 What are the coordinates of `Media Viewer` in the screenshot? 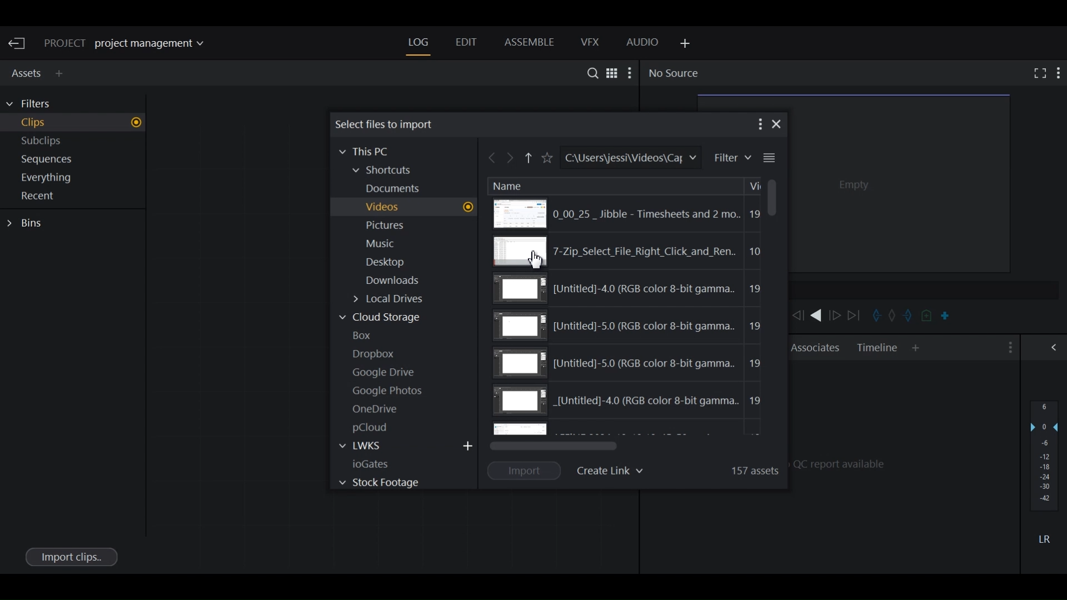 It's located at (901, 182).